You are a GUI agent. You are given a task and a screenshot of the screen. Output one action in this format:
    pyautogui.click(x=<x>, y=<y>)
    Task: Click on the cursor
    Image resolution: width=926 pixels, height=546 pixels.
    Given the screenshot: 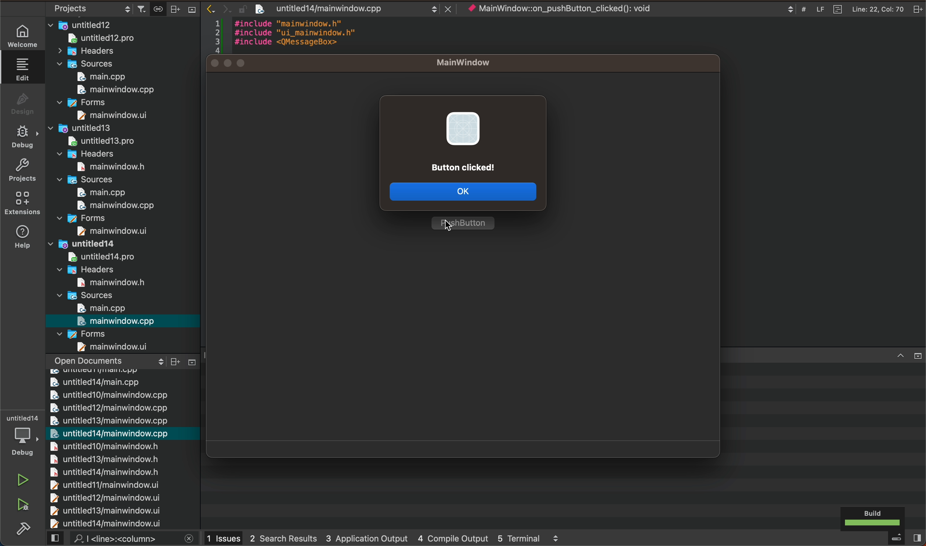 What is the action you would take?
    pyautogui.click(x=450, y=224)
    